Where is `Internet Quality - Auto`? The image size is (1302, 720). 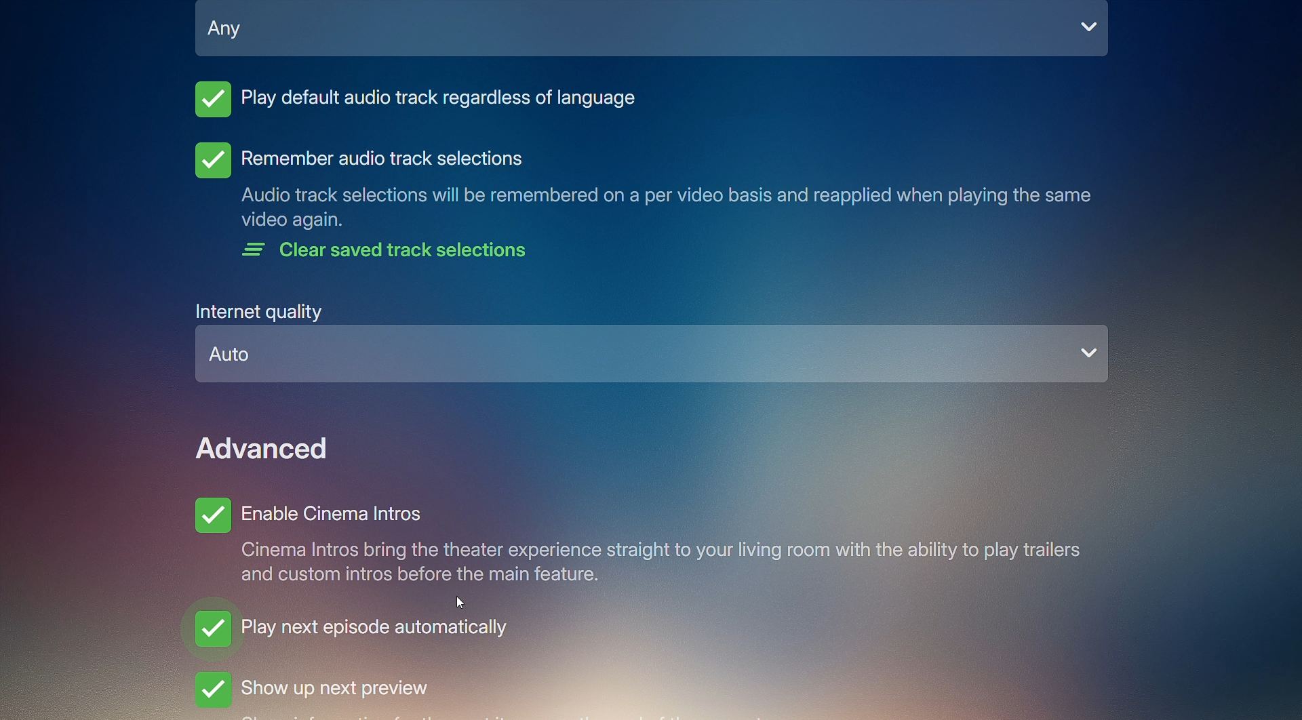
Internet Quality - Auto is located at coordinates (654, 345).